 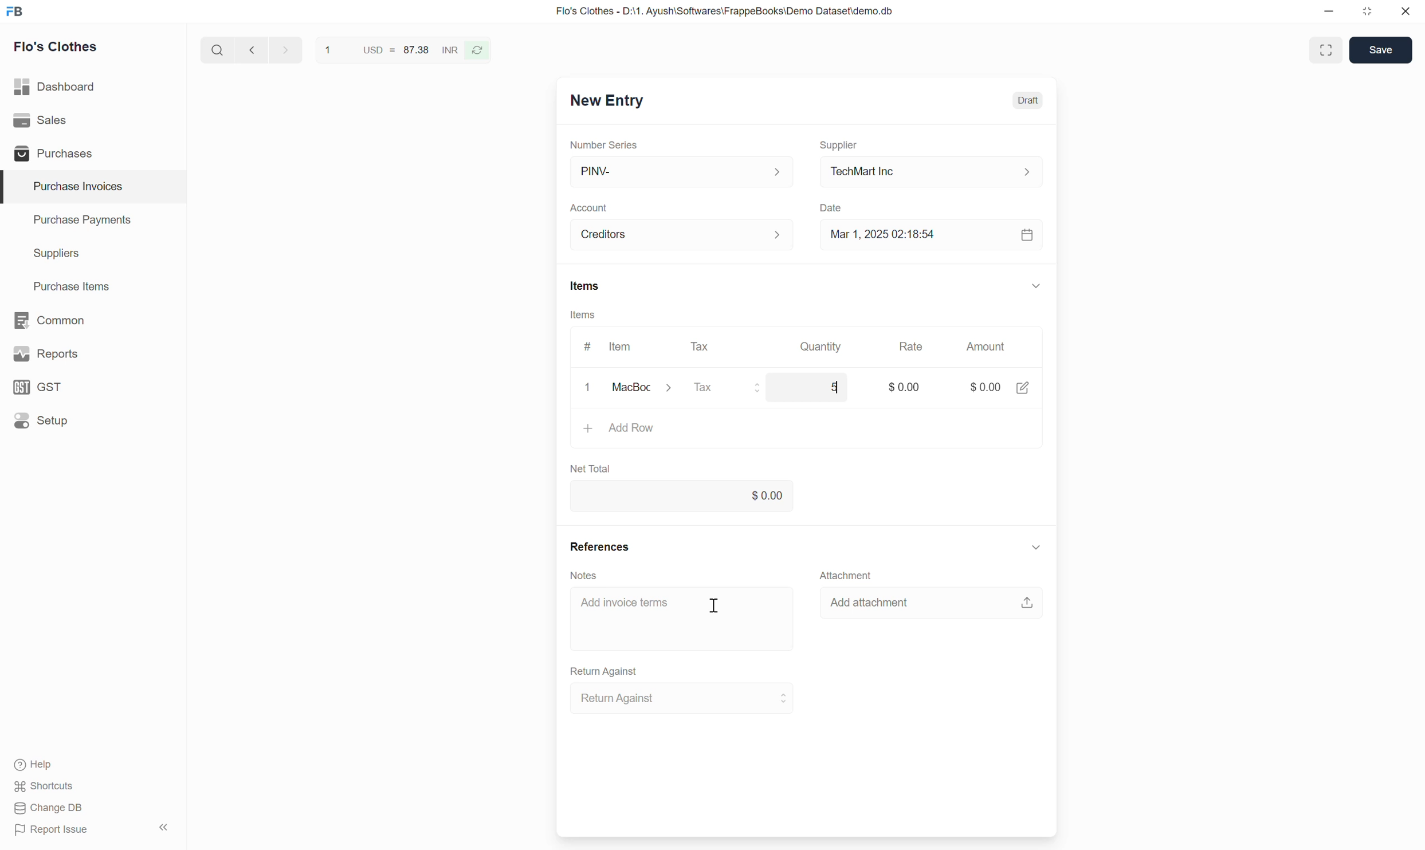 What do you see at coordinates (56, 47) in the screenshot?
I see `Flo's Clothes` at bounding box center [56, 47].